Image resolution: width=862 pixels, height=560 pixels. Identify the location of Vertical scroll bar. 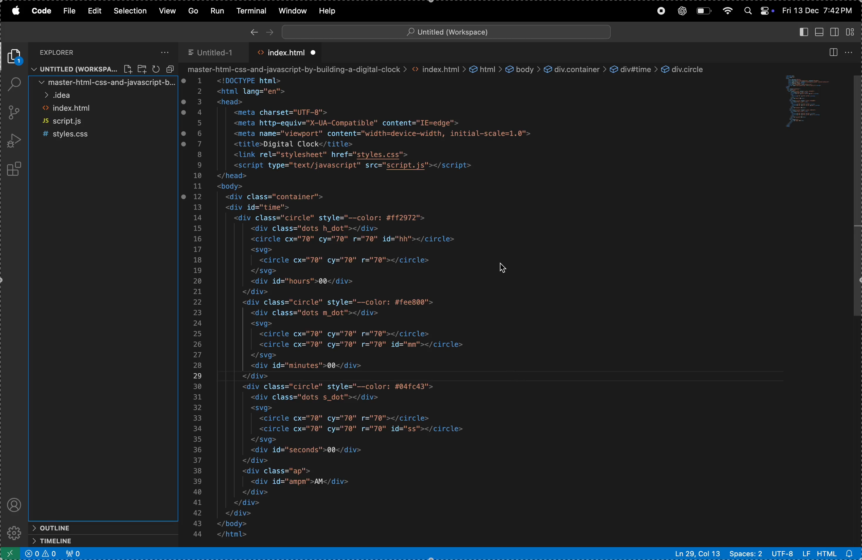
(857, 198).